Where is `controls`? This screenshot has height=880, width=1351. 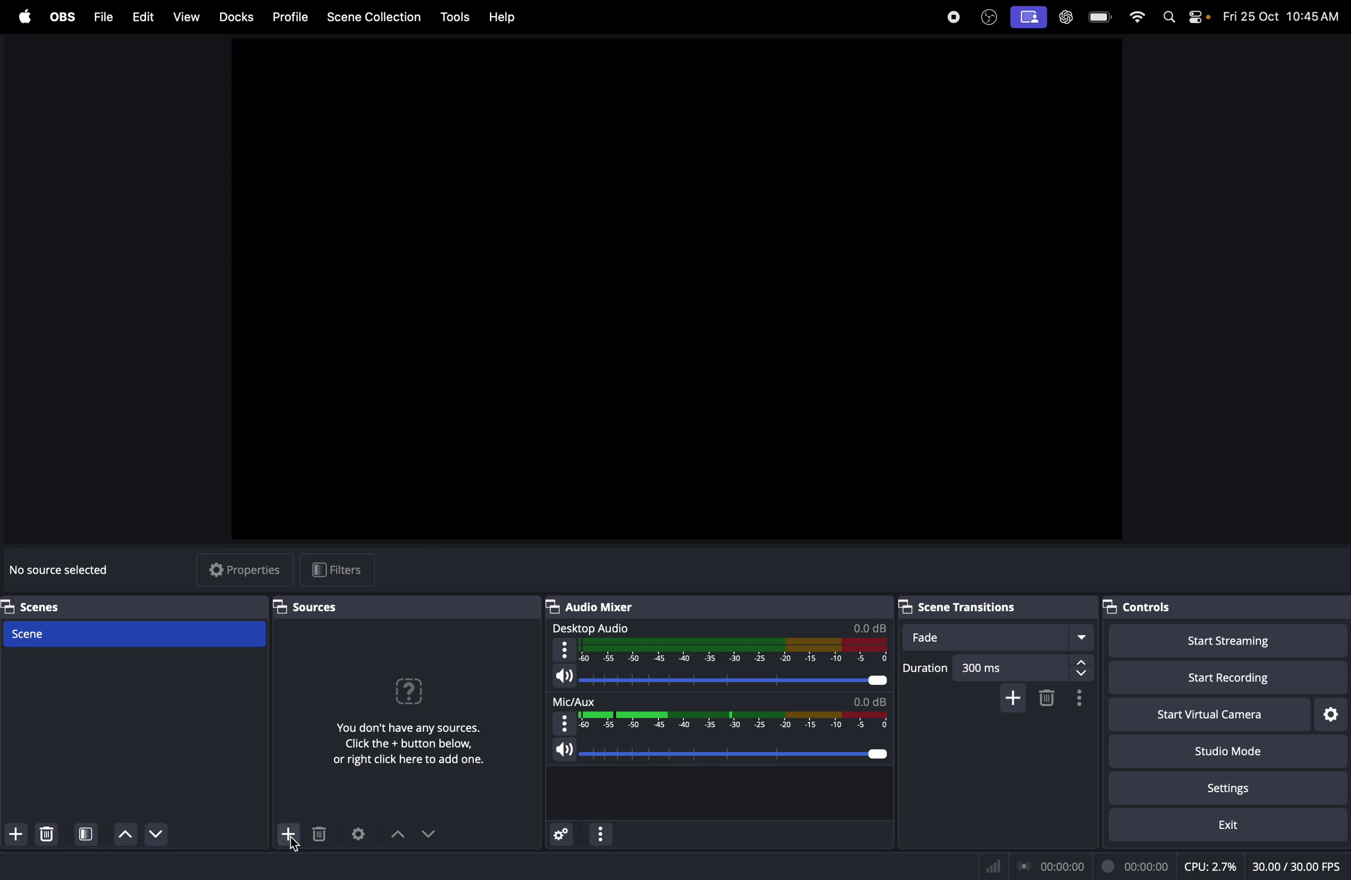 controls is located at coordinates (1138, 608).